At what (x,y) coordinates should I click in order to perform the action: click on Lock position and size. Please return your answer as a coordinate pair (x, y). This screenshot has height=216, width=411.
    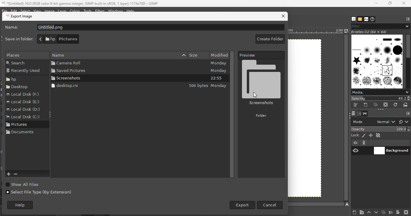
    Looking at the image, I should click on (371, 135).